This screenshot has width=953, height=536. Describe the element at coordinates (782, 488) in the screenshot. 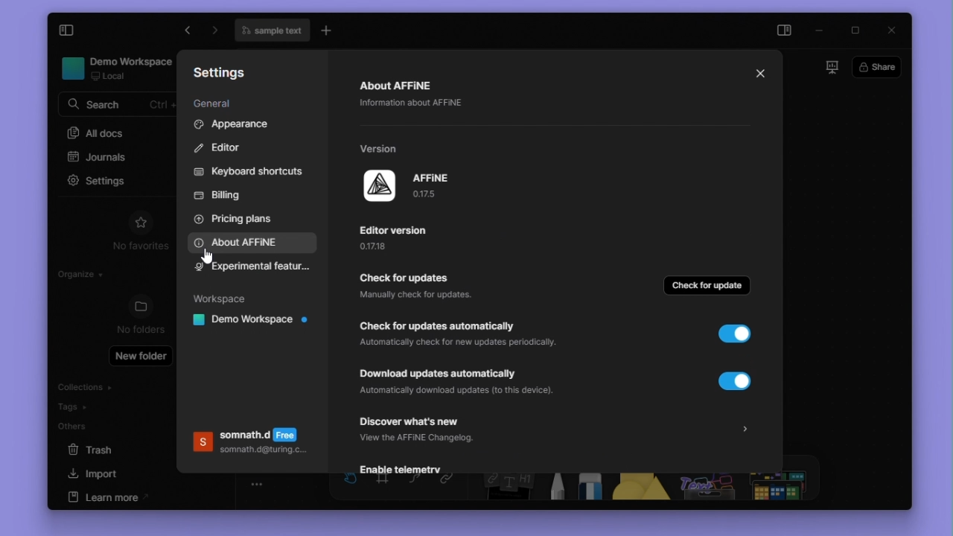

I see `more shapes` at that location.